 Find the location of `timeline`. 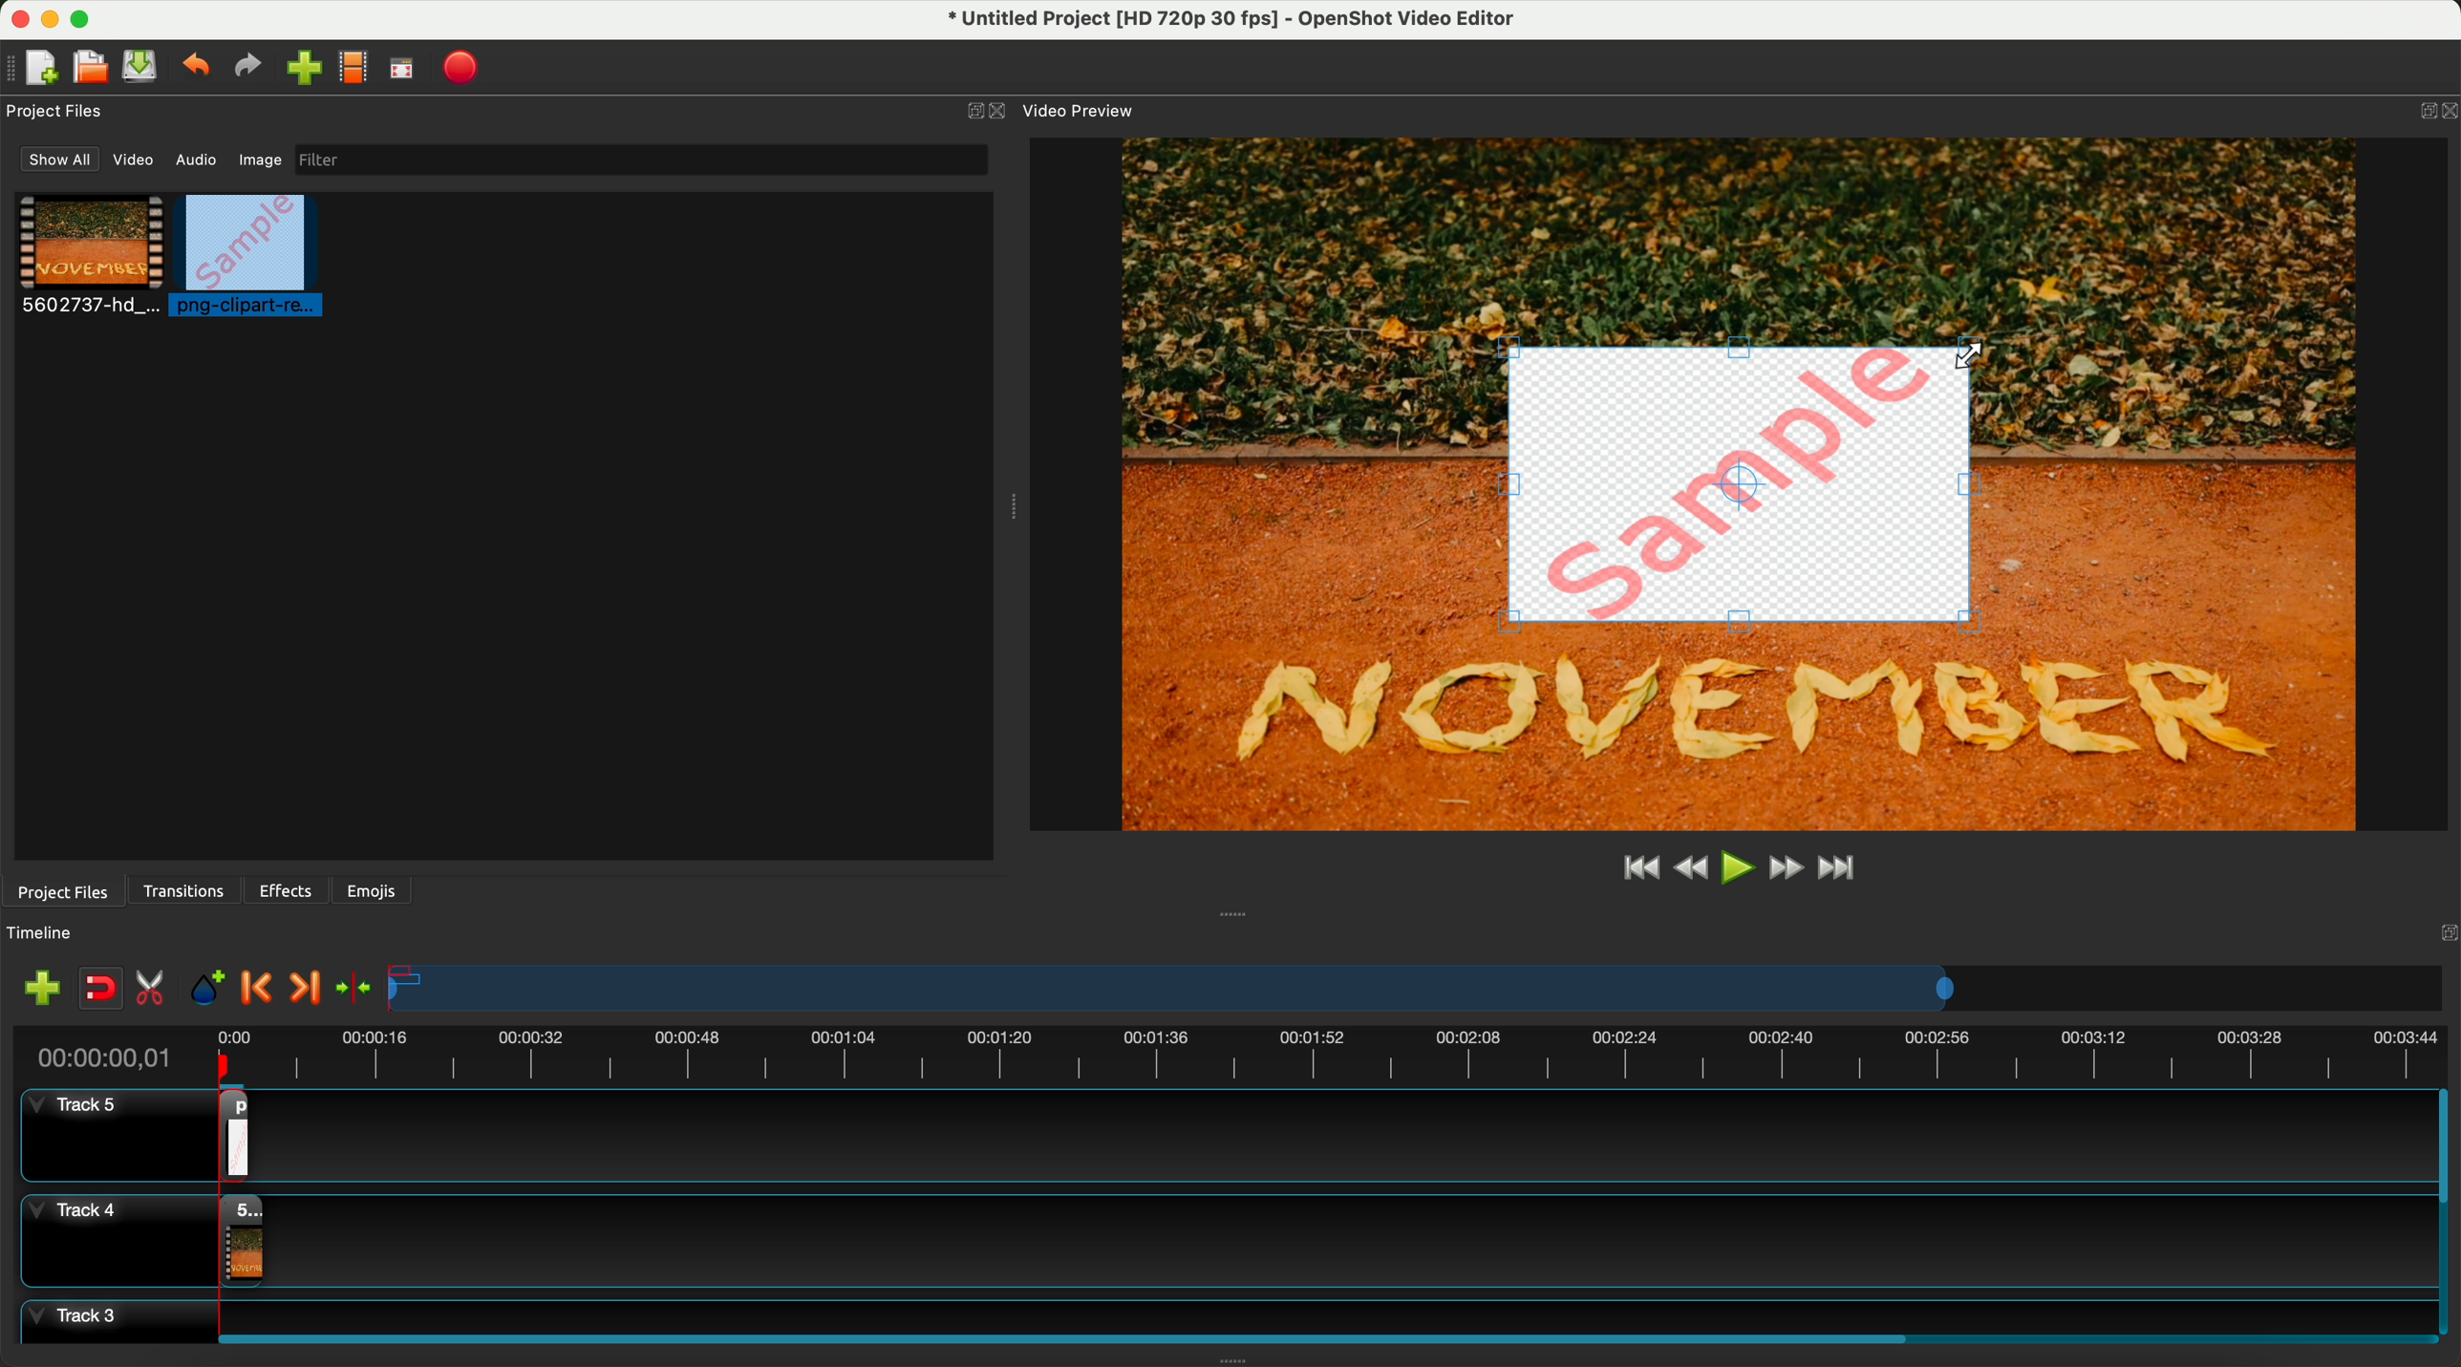

timeline is located at coordinates (51, 933).